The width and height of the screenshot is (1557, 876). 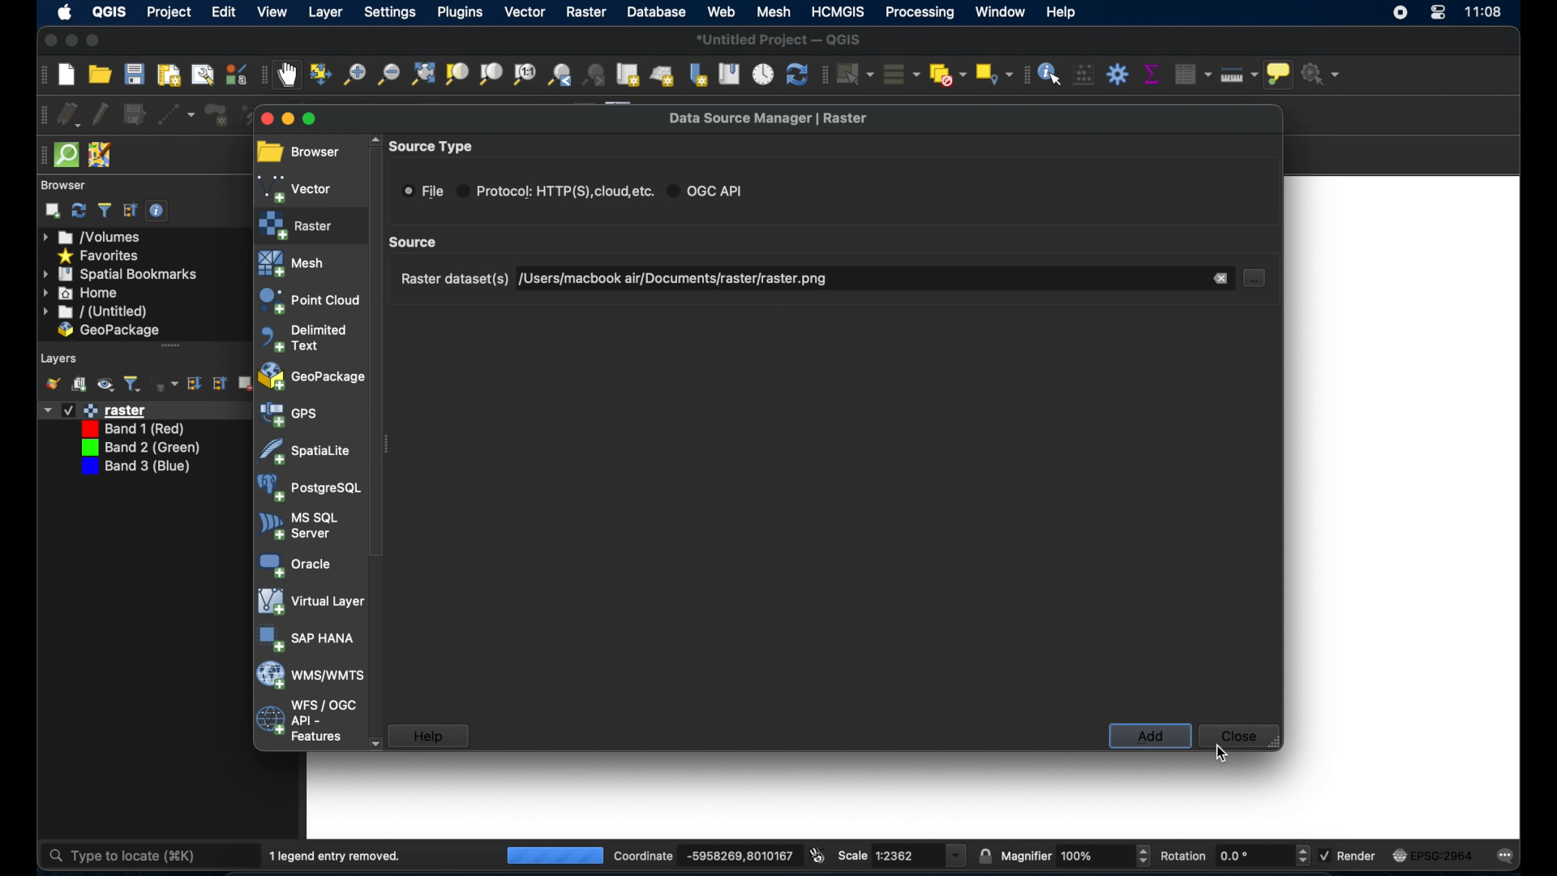 I want to click on save layer edits, so click(x=134, y=112).